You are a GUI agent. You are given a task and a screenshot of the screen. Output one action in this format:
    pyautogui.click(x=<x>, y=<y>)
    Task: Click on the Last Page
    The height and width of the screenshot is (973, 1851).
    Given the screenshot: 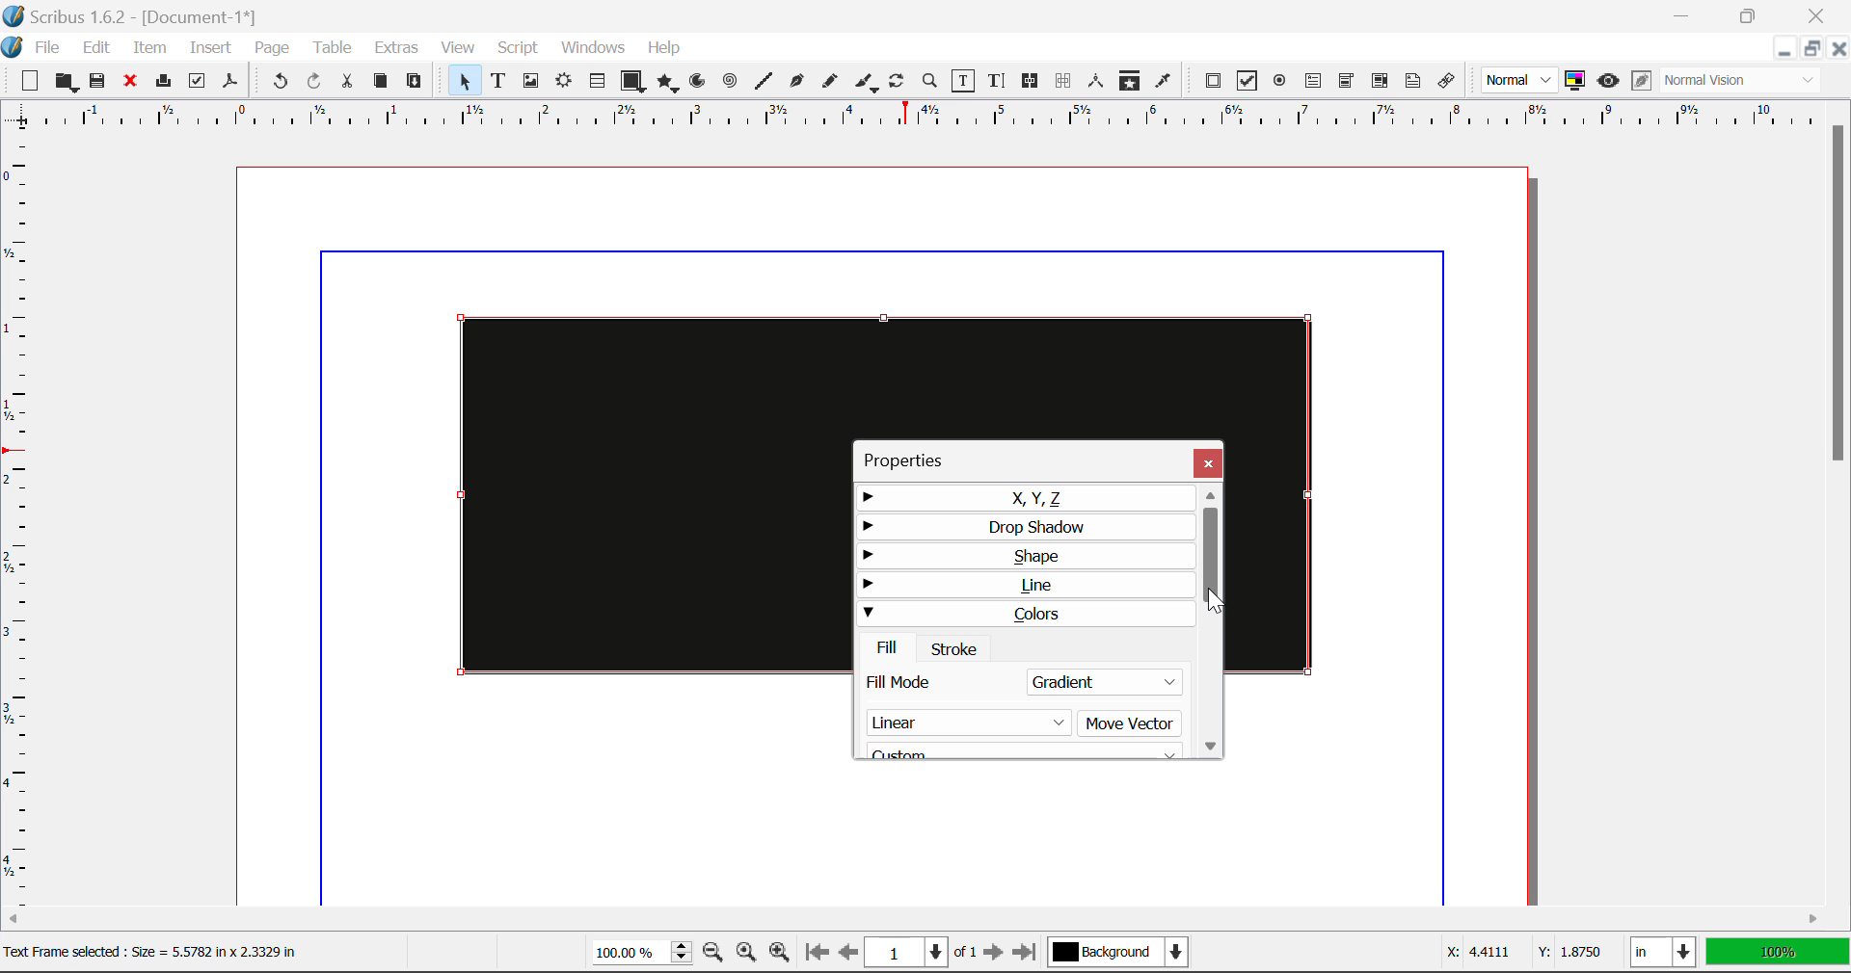 What is the action you would take?
    pyautogui.click(x=1029, y=956)
    